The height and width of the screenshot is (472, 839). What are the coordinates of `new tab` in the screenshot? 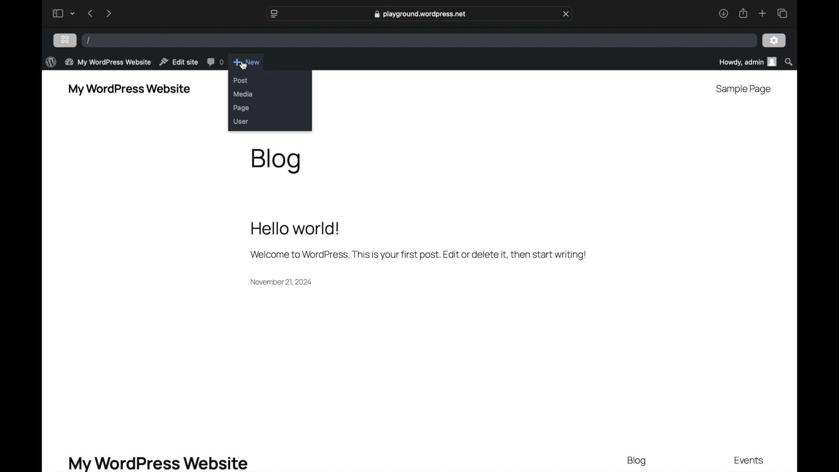 It's located at (762, 13).